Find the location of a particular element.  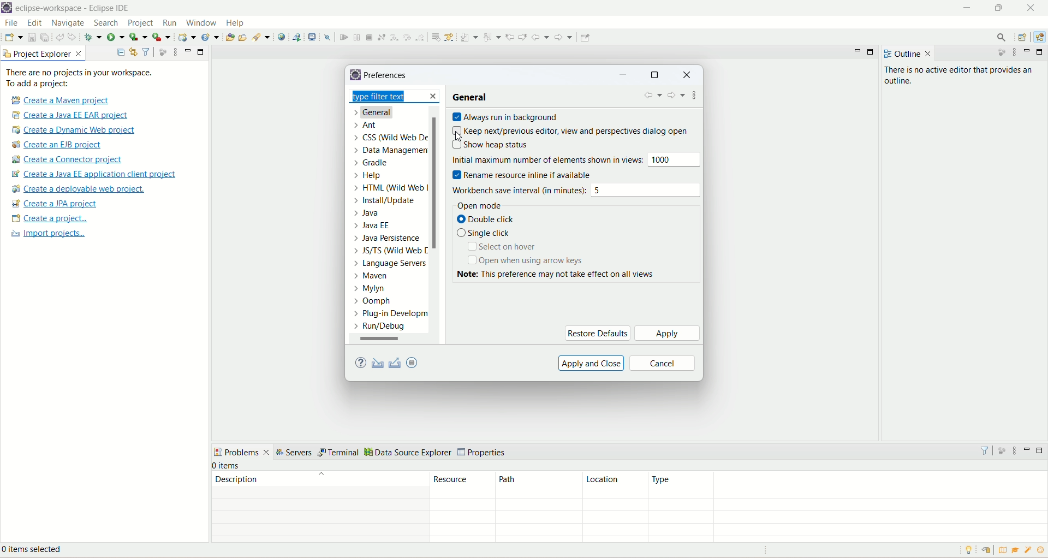

use step filters is located at coordinates (450, 37).